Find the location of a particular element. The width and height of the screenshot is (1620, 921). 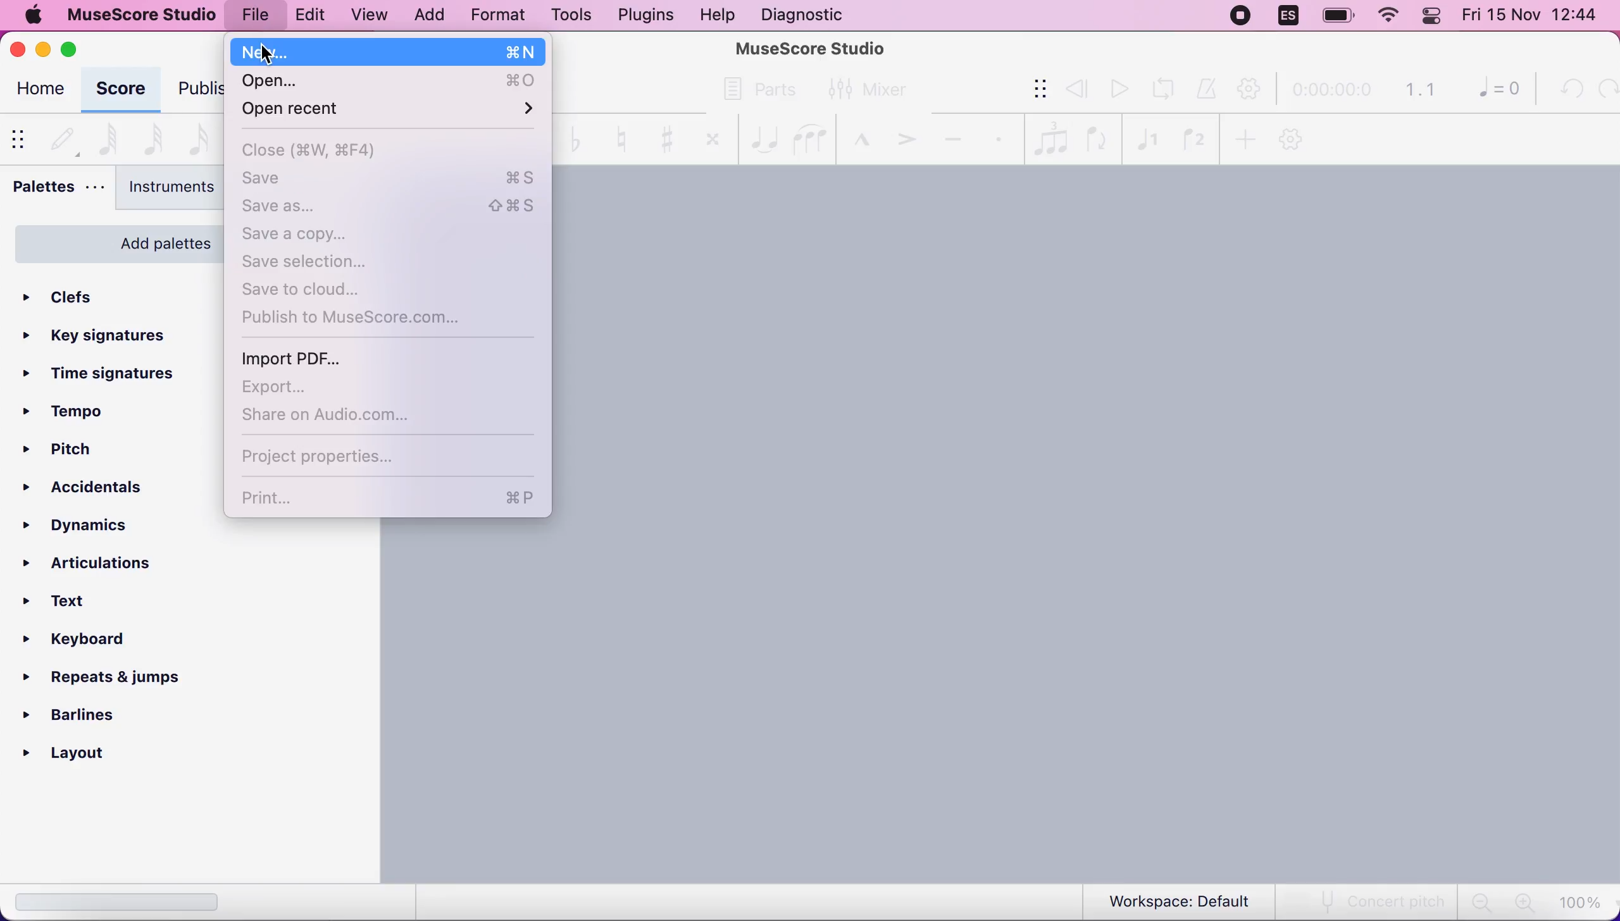

help is located at coordinates (717, 15).